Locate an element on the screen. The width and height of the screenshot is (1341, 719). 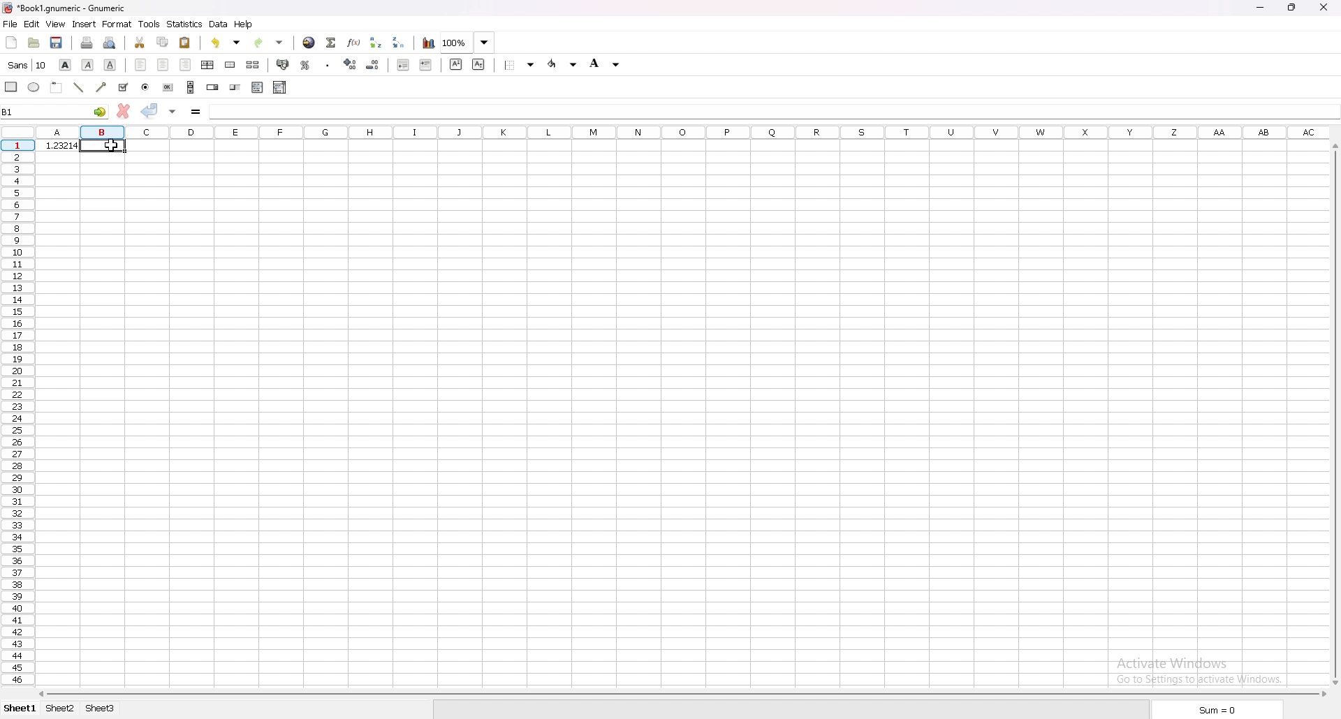
selected cell is located at coordinates (52, 112).